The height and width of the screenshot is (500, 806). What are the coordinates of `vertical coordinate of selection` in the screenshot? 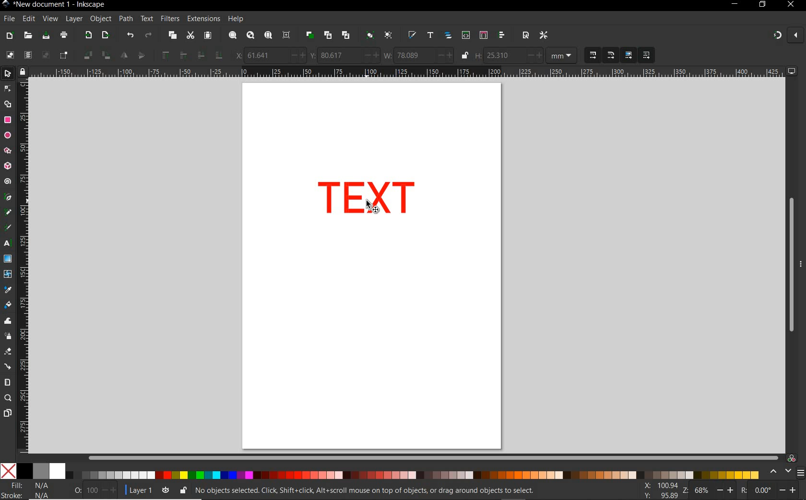 It's located at (344, 55).